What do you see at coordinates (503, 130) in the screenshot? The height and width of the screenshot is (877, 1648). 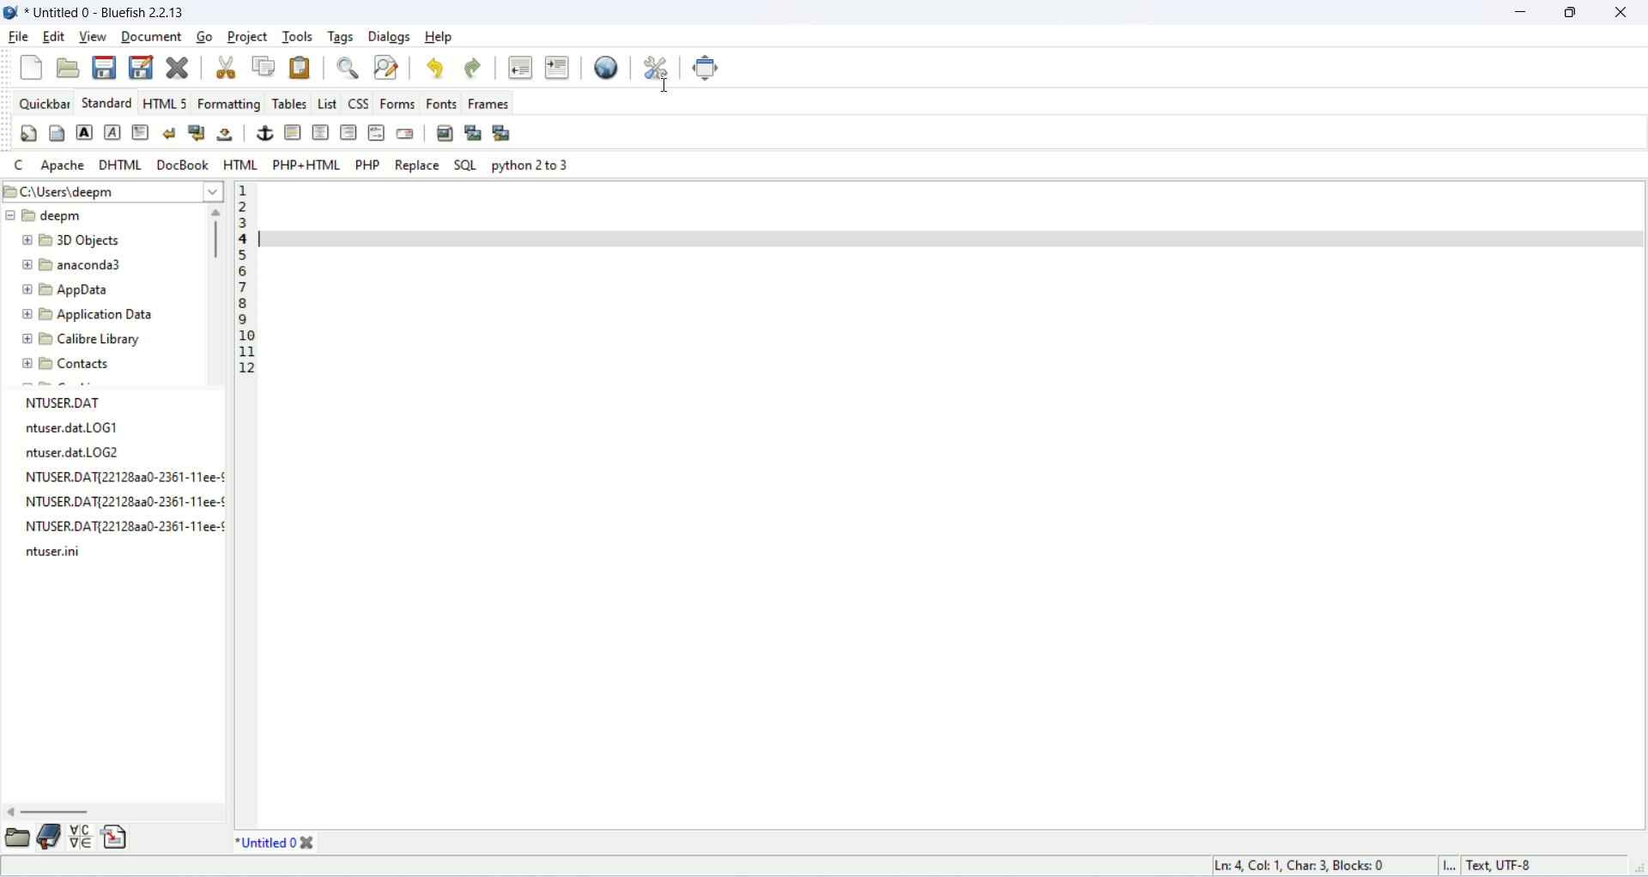 I see `multi thumbnail` at bounding box center [503, 130].